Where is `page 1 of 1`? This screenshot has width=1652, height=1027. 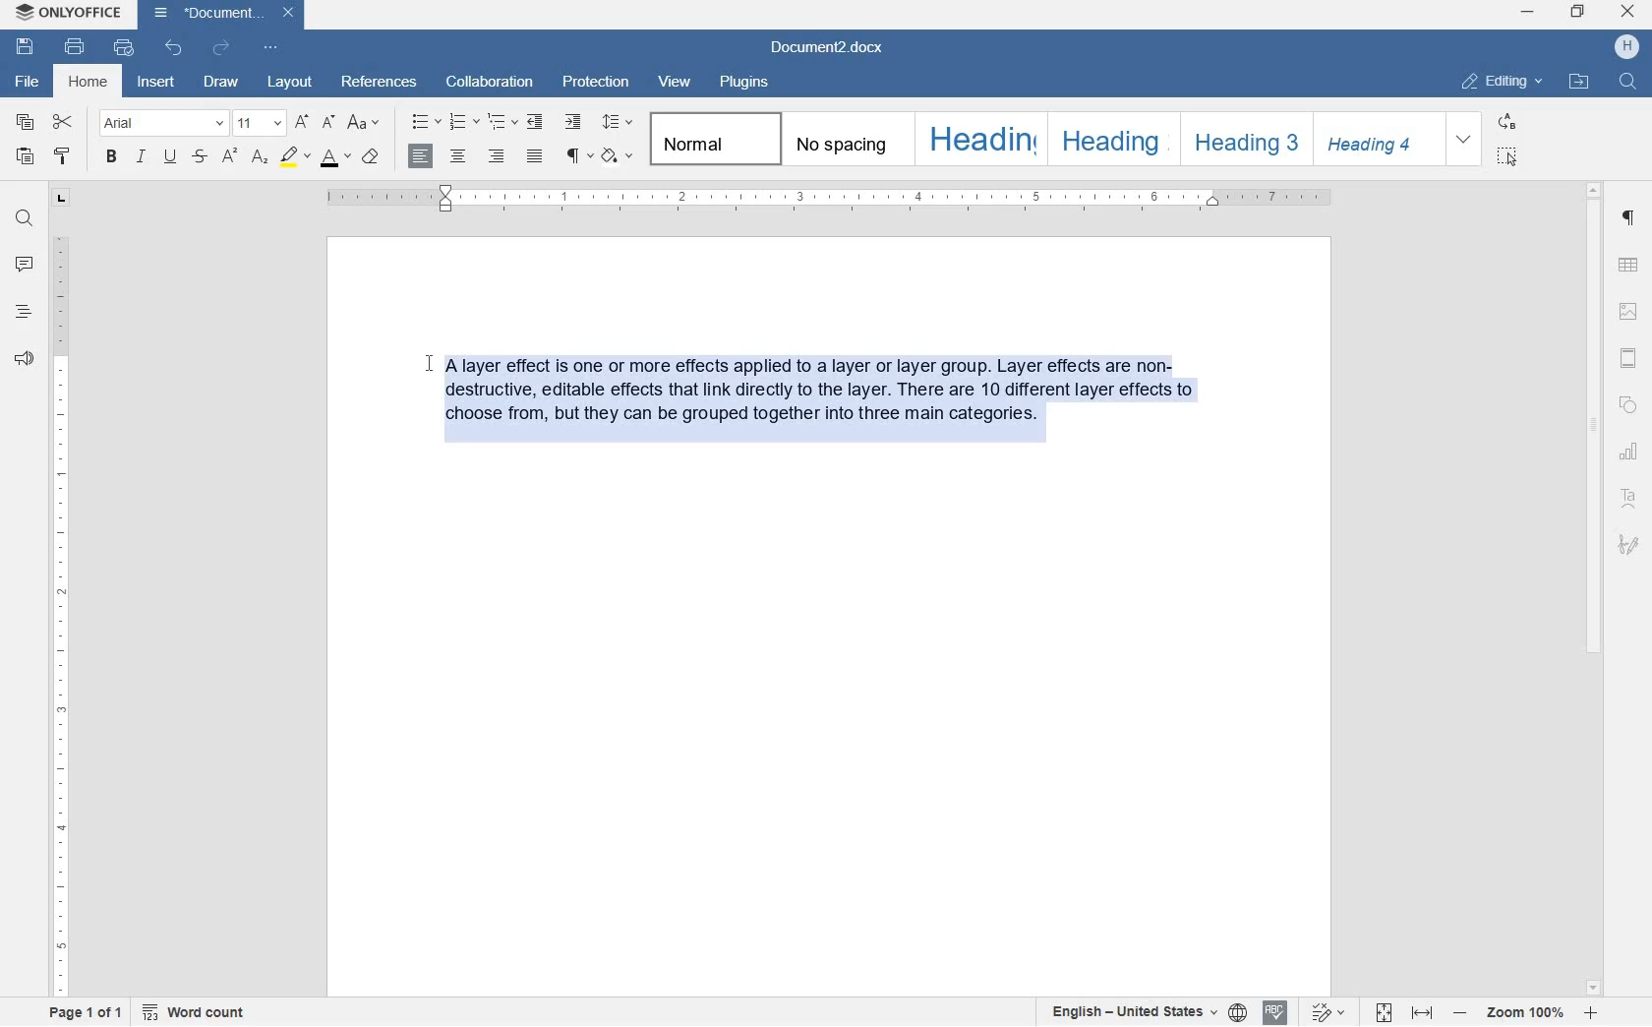 page 1 of 1 is located at coordinates (88, 1013).